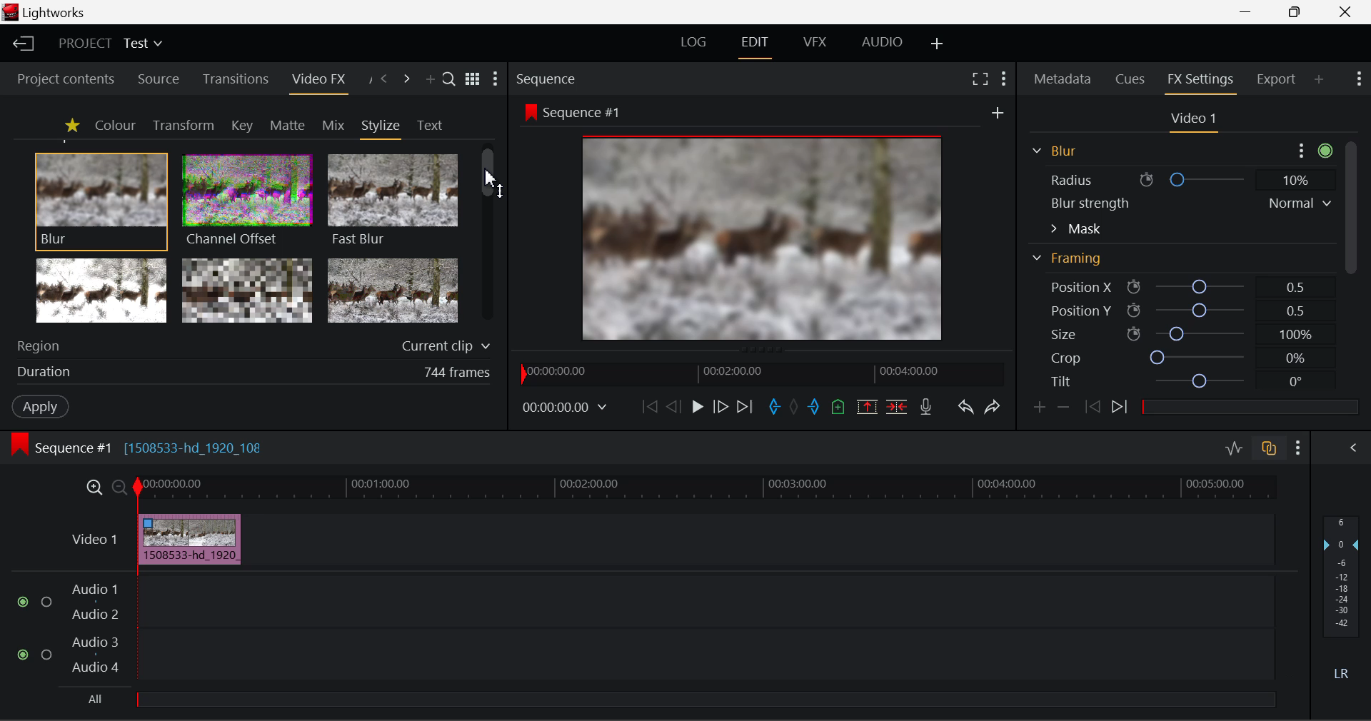  What do you see at coordinates (1295, 13) in the screenshot?
I see `Minimize` at bounding box center [1295, 13].